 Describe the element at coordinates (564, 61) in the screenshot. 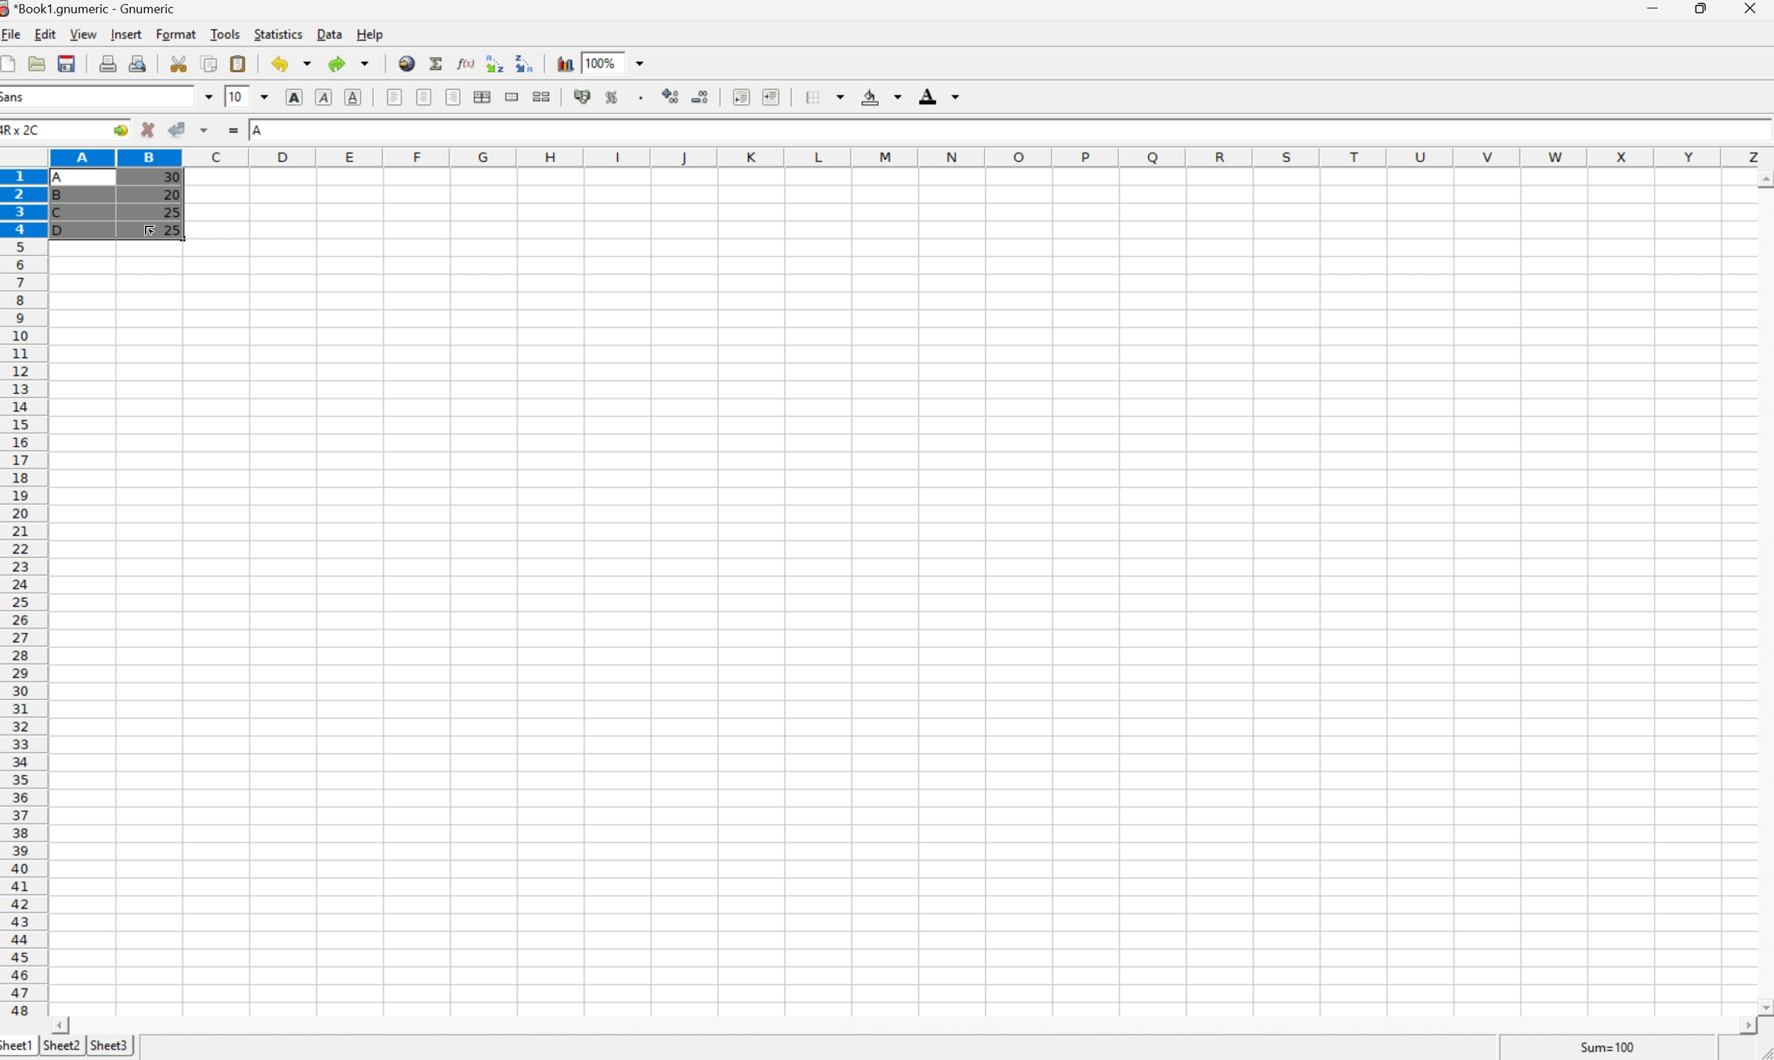

I see `Insert a chart` at that location.